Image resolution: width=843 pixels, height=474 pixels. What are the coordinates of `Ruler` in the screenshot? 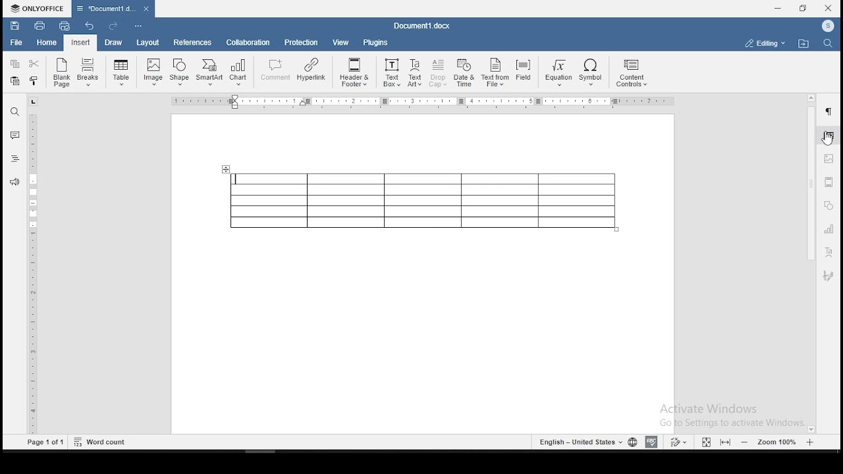 It's located at (426, 101).